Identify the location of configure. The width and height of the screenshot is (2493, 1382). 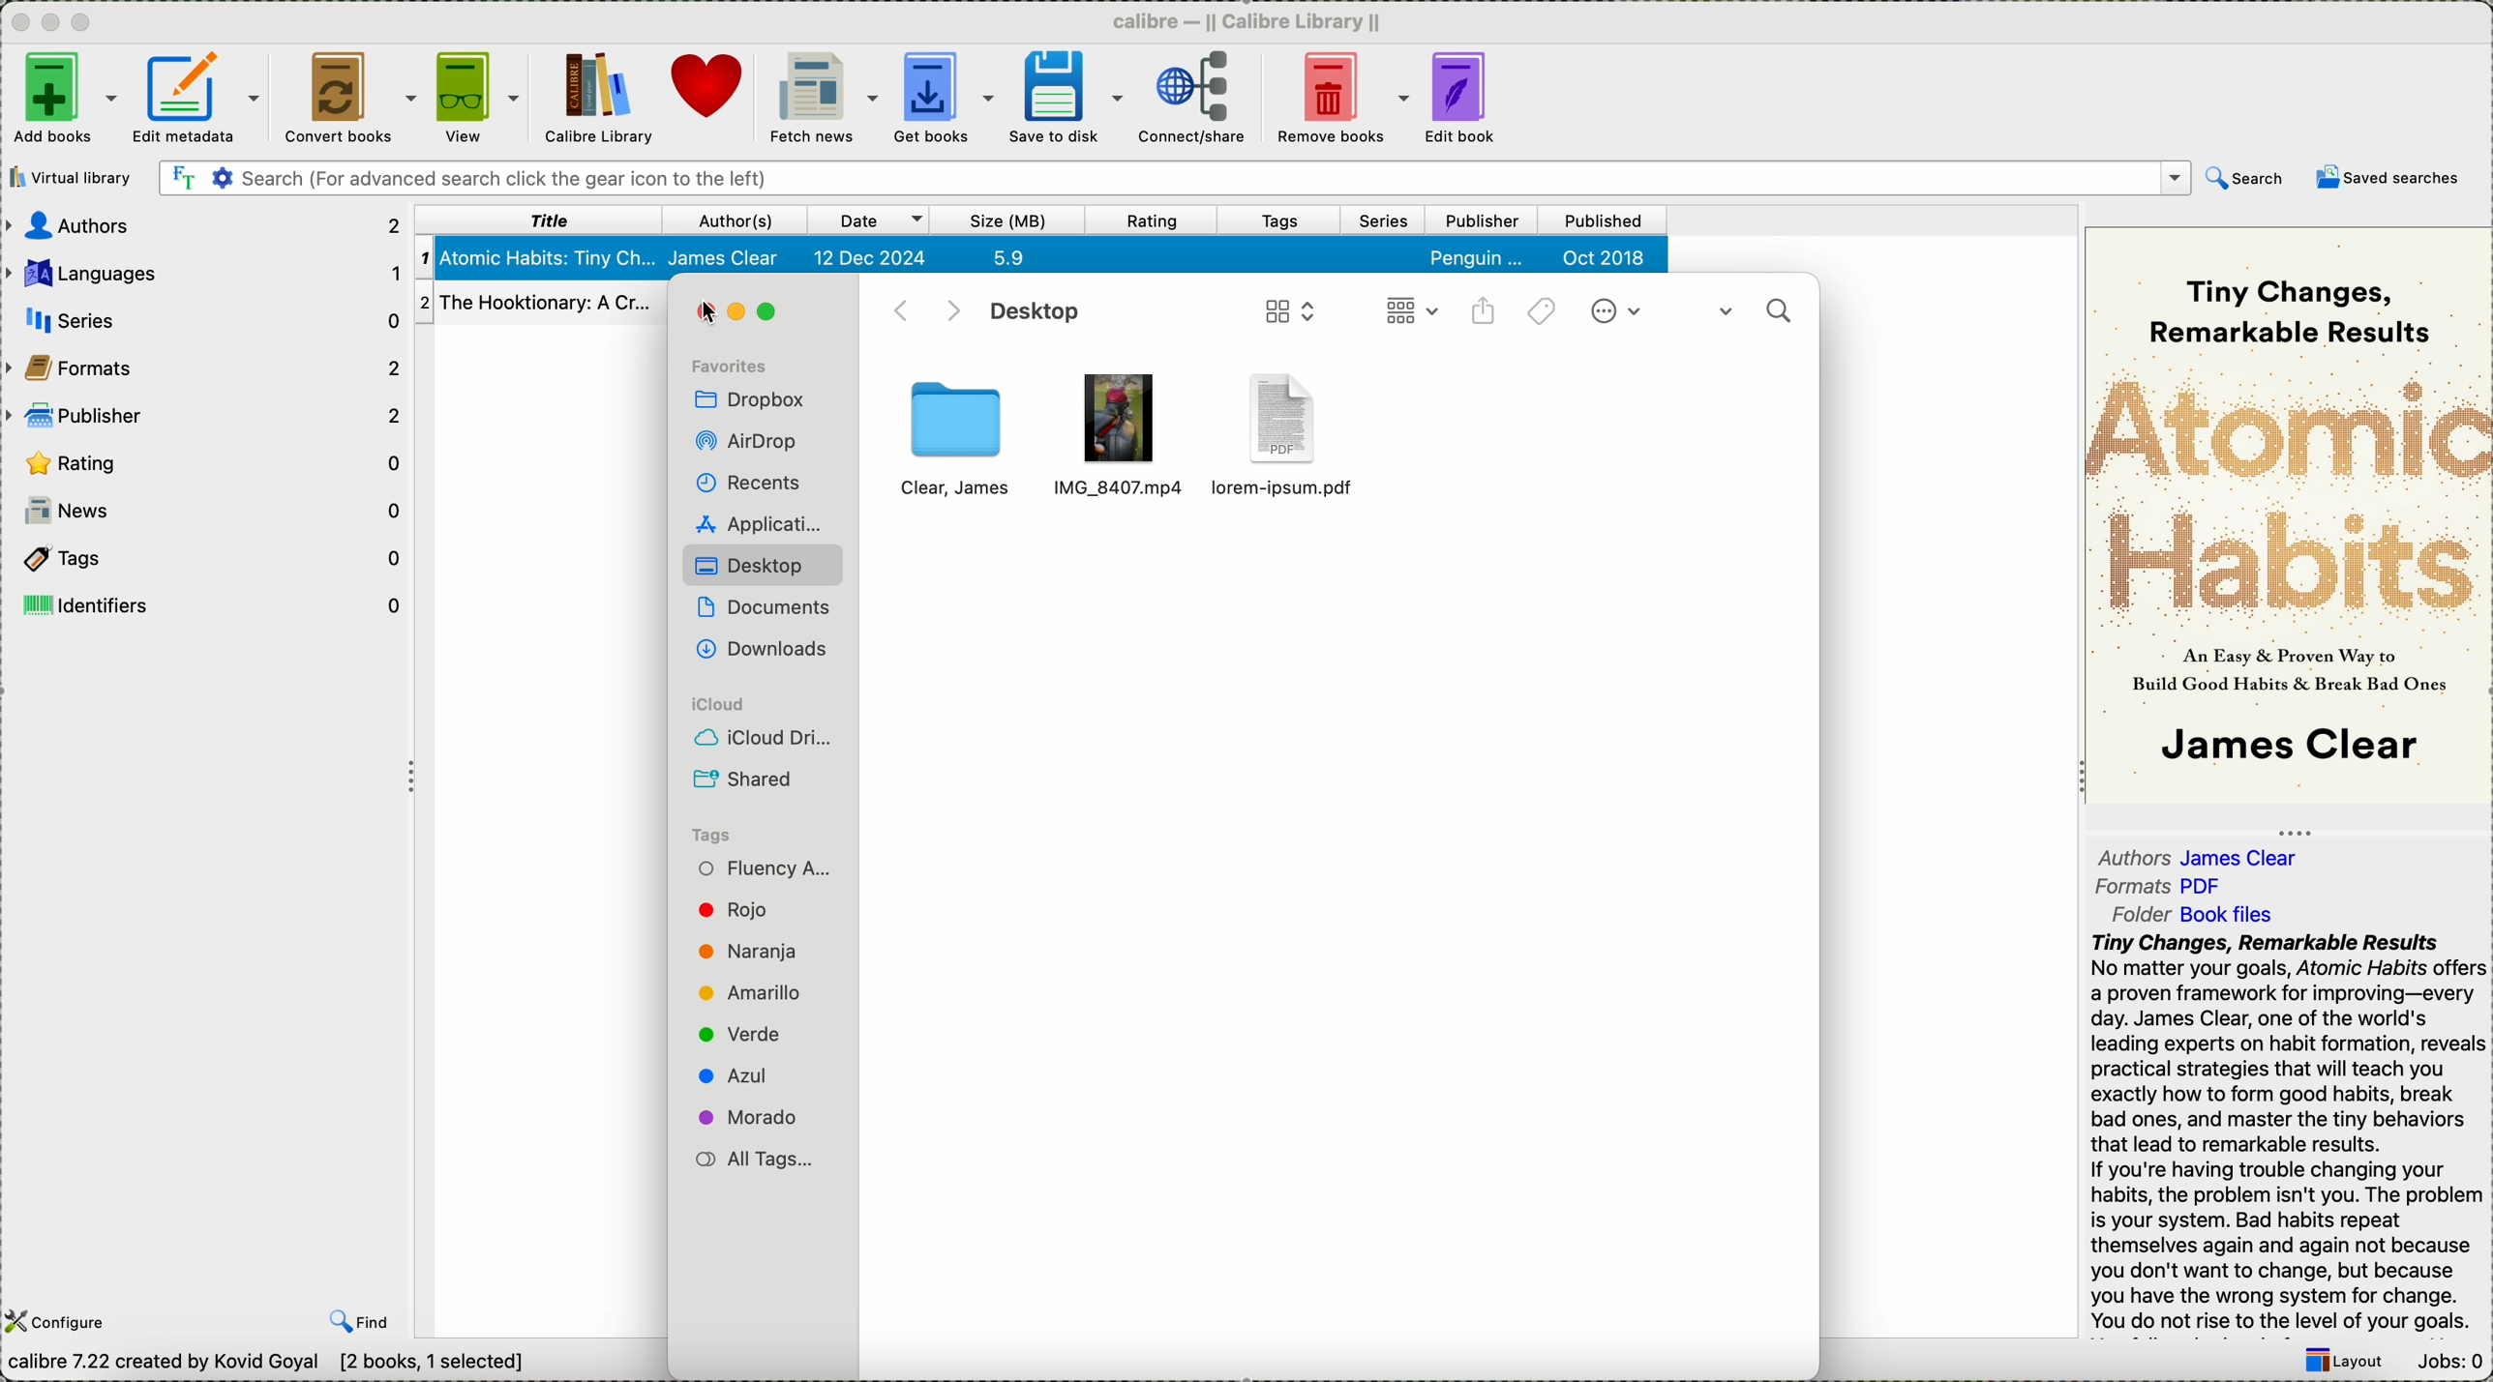
(62, 1321).